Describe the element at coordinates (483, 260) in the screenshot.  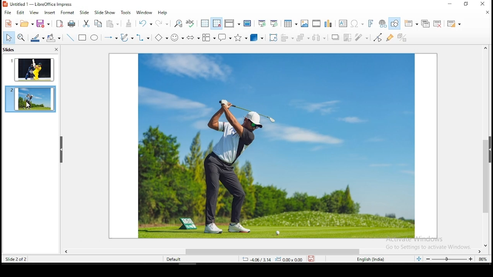
I see `zoom level` at that location.